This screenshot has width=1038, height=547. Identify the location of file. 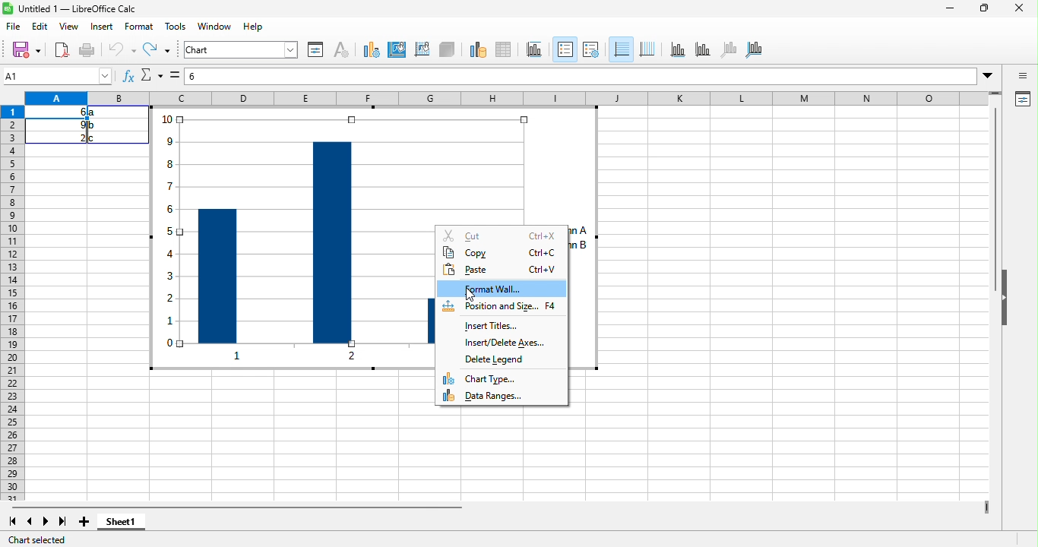
(15, 27).